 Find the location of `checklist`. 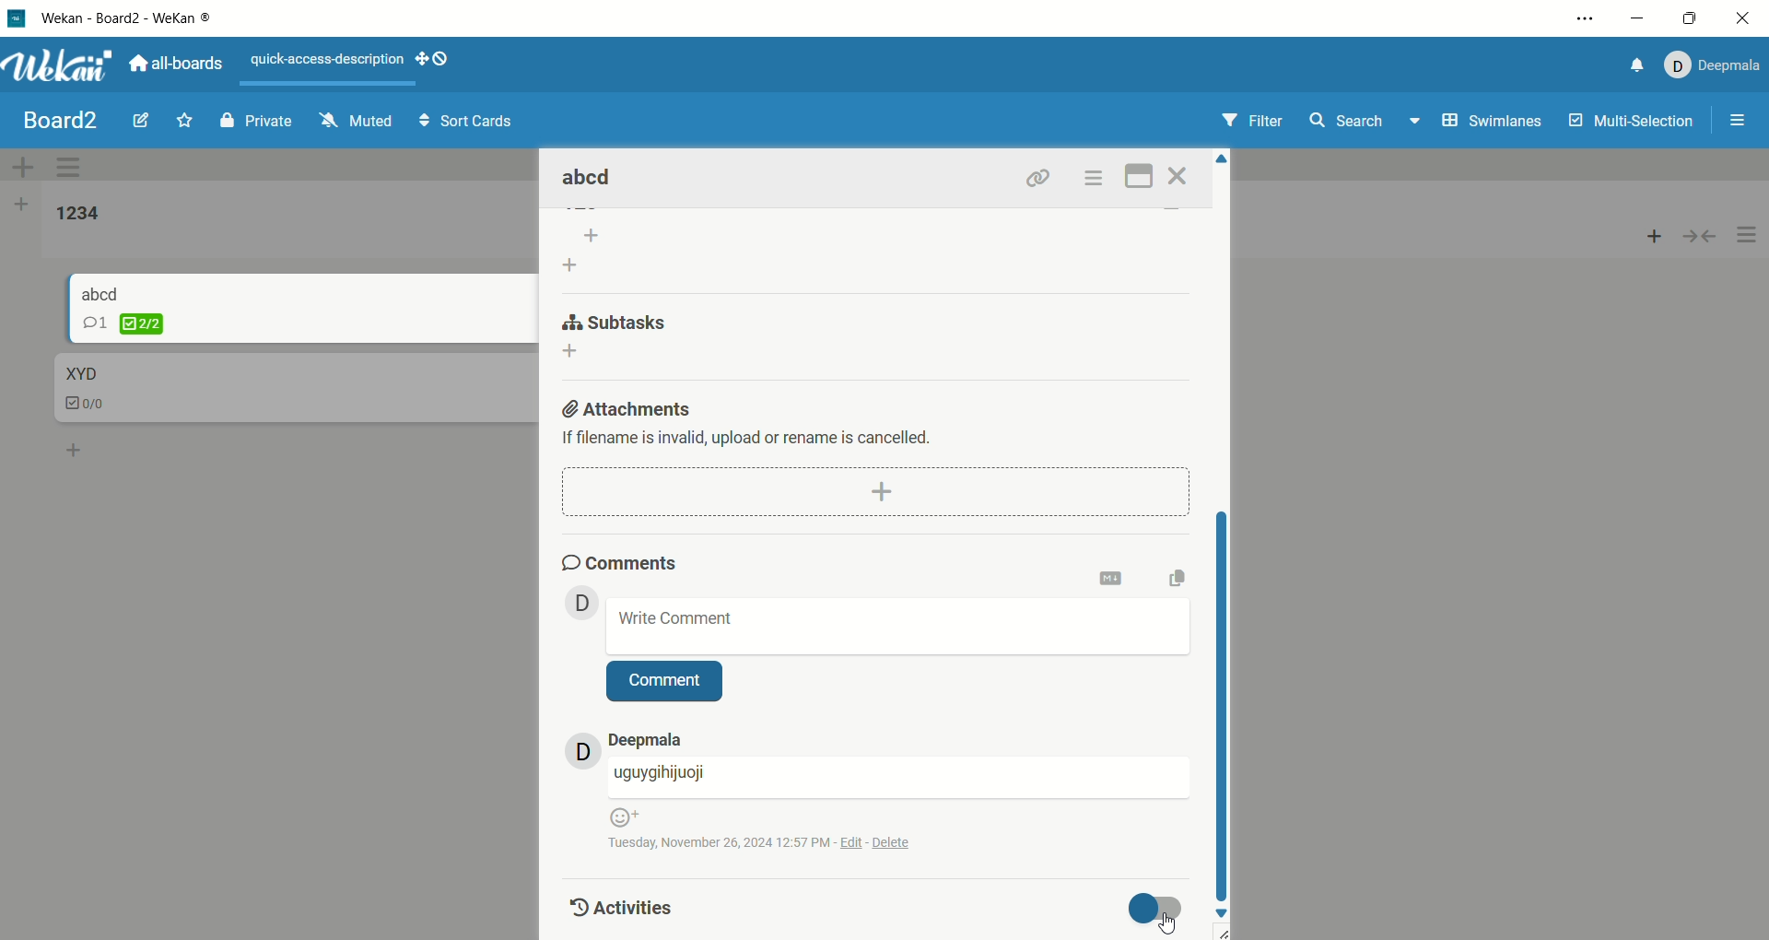

checklist is located at coordinates (88, 405).